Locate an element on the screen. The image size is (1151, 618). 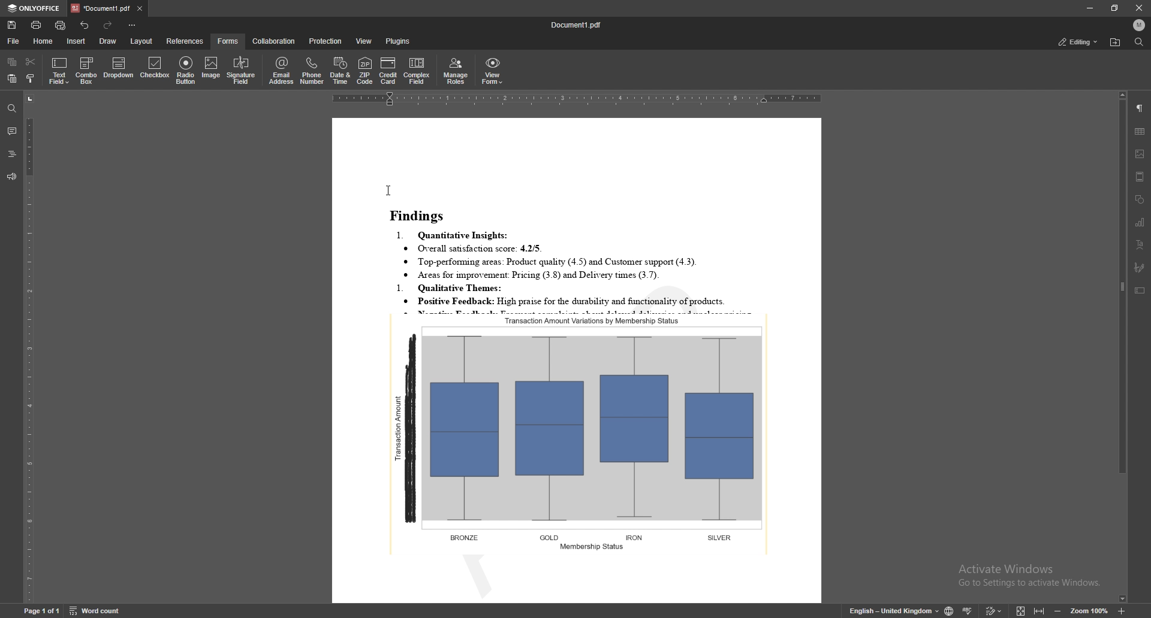
cursor is located at coordinates (389, 190).